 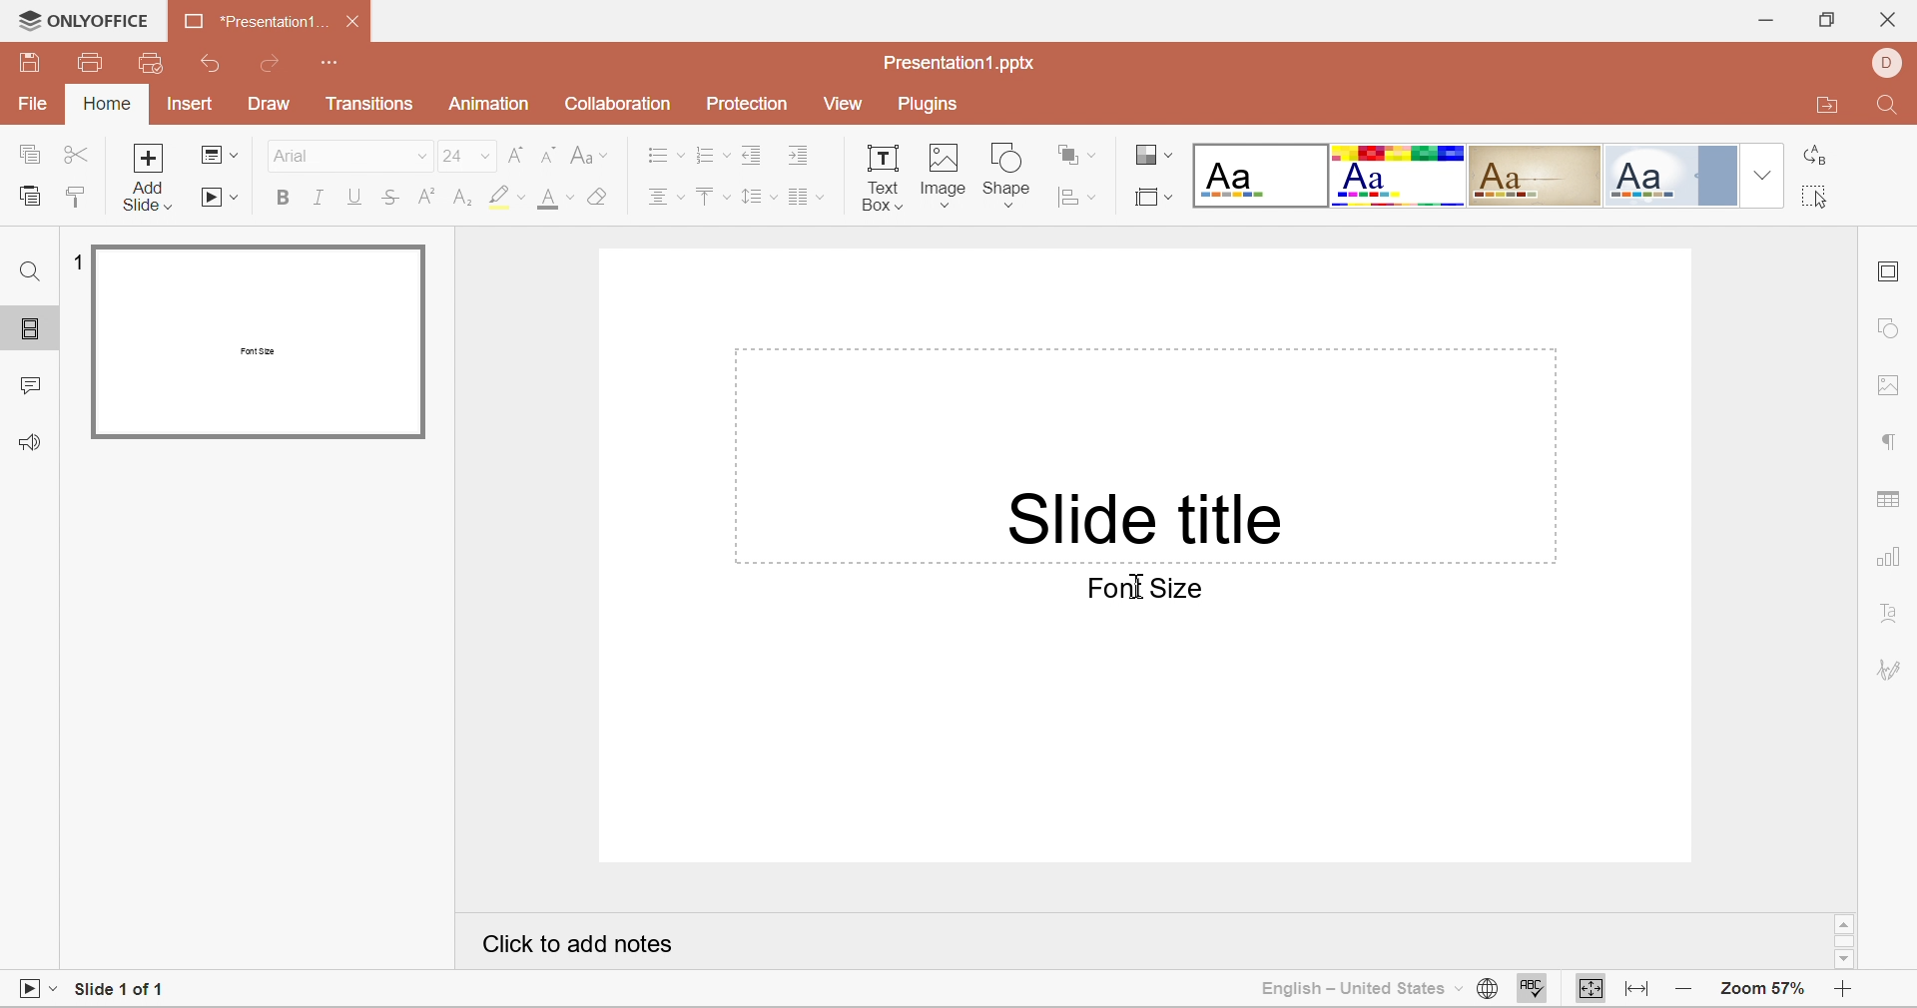 I want to click on Change case, so click(x=589, y=157).